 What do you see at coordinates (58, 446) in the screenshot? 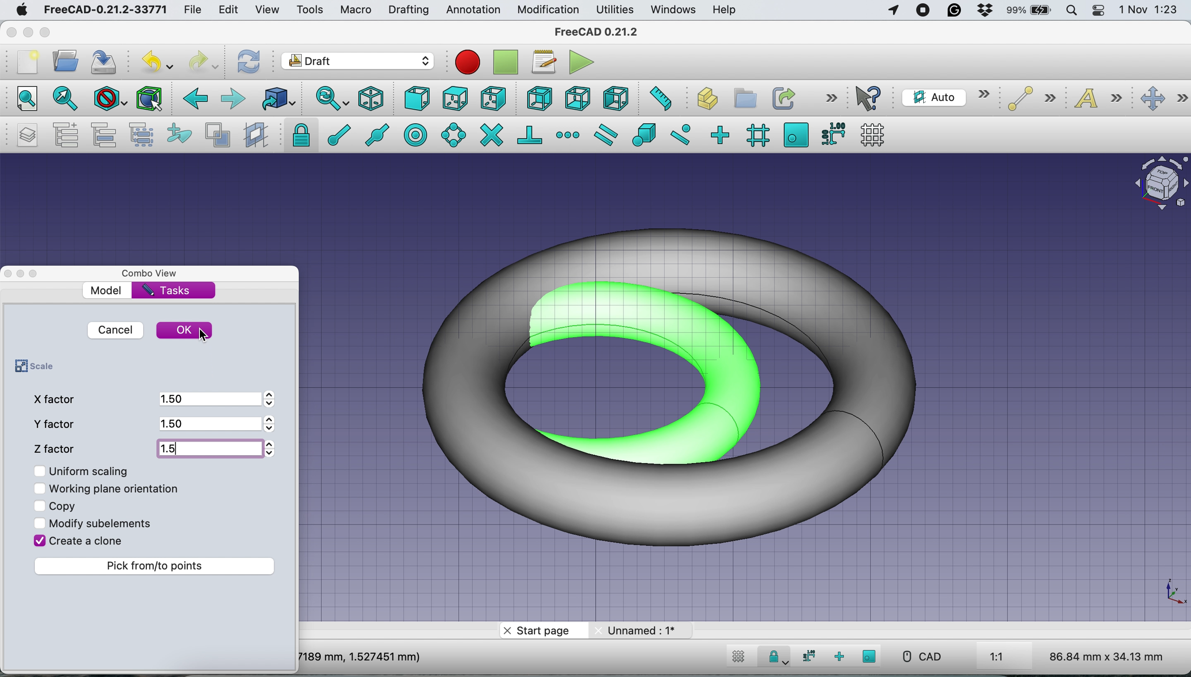
I see `z factor` at bounding box center [58, 446].